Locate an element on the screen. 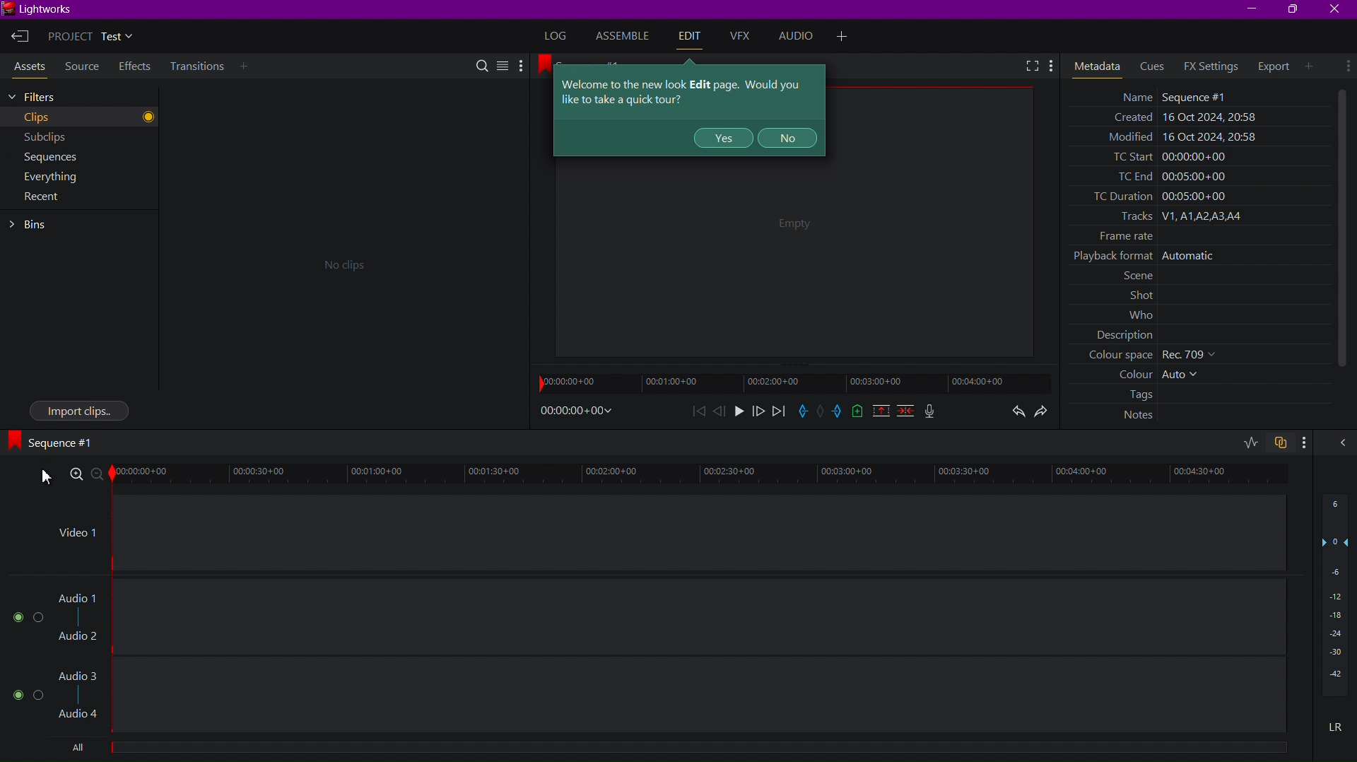 The width and height of the screenshot is (1357, 762). Audio 2 is located at coordinates (80, 638).